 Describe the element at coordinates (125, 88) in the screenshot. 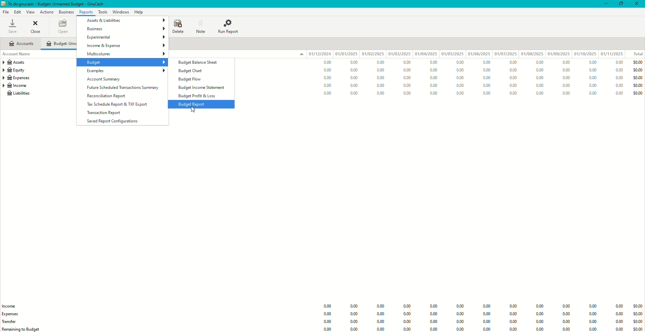

I see `Future Scheduled Transactions Summary` at that location.